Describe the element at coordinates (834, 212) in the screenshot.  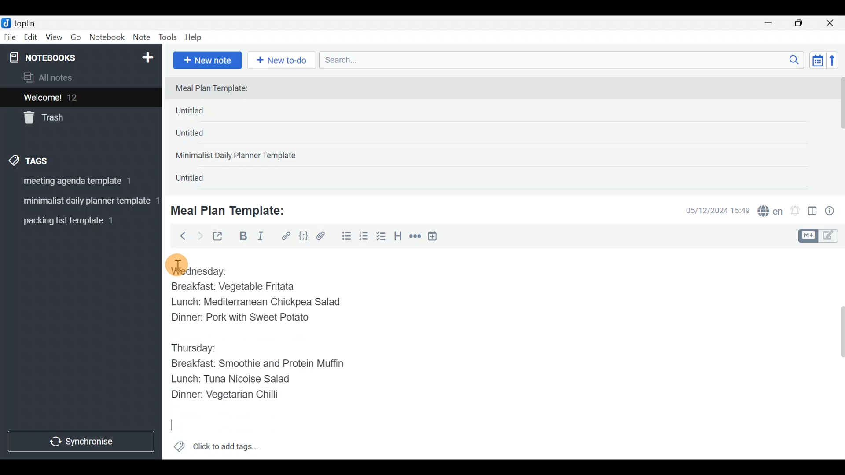
I see `Note properties` at that location.